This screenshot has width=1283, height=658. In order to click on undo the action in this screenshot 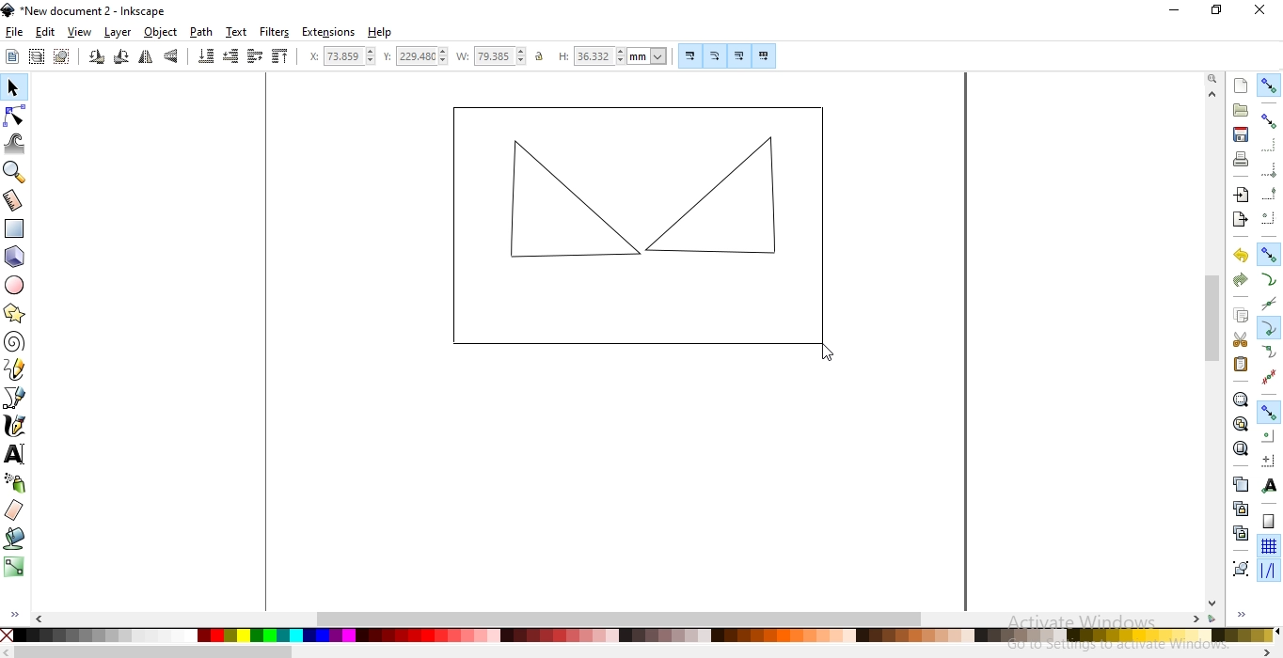, I will do `click(1239, 256)`.